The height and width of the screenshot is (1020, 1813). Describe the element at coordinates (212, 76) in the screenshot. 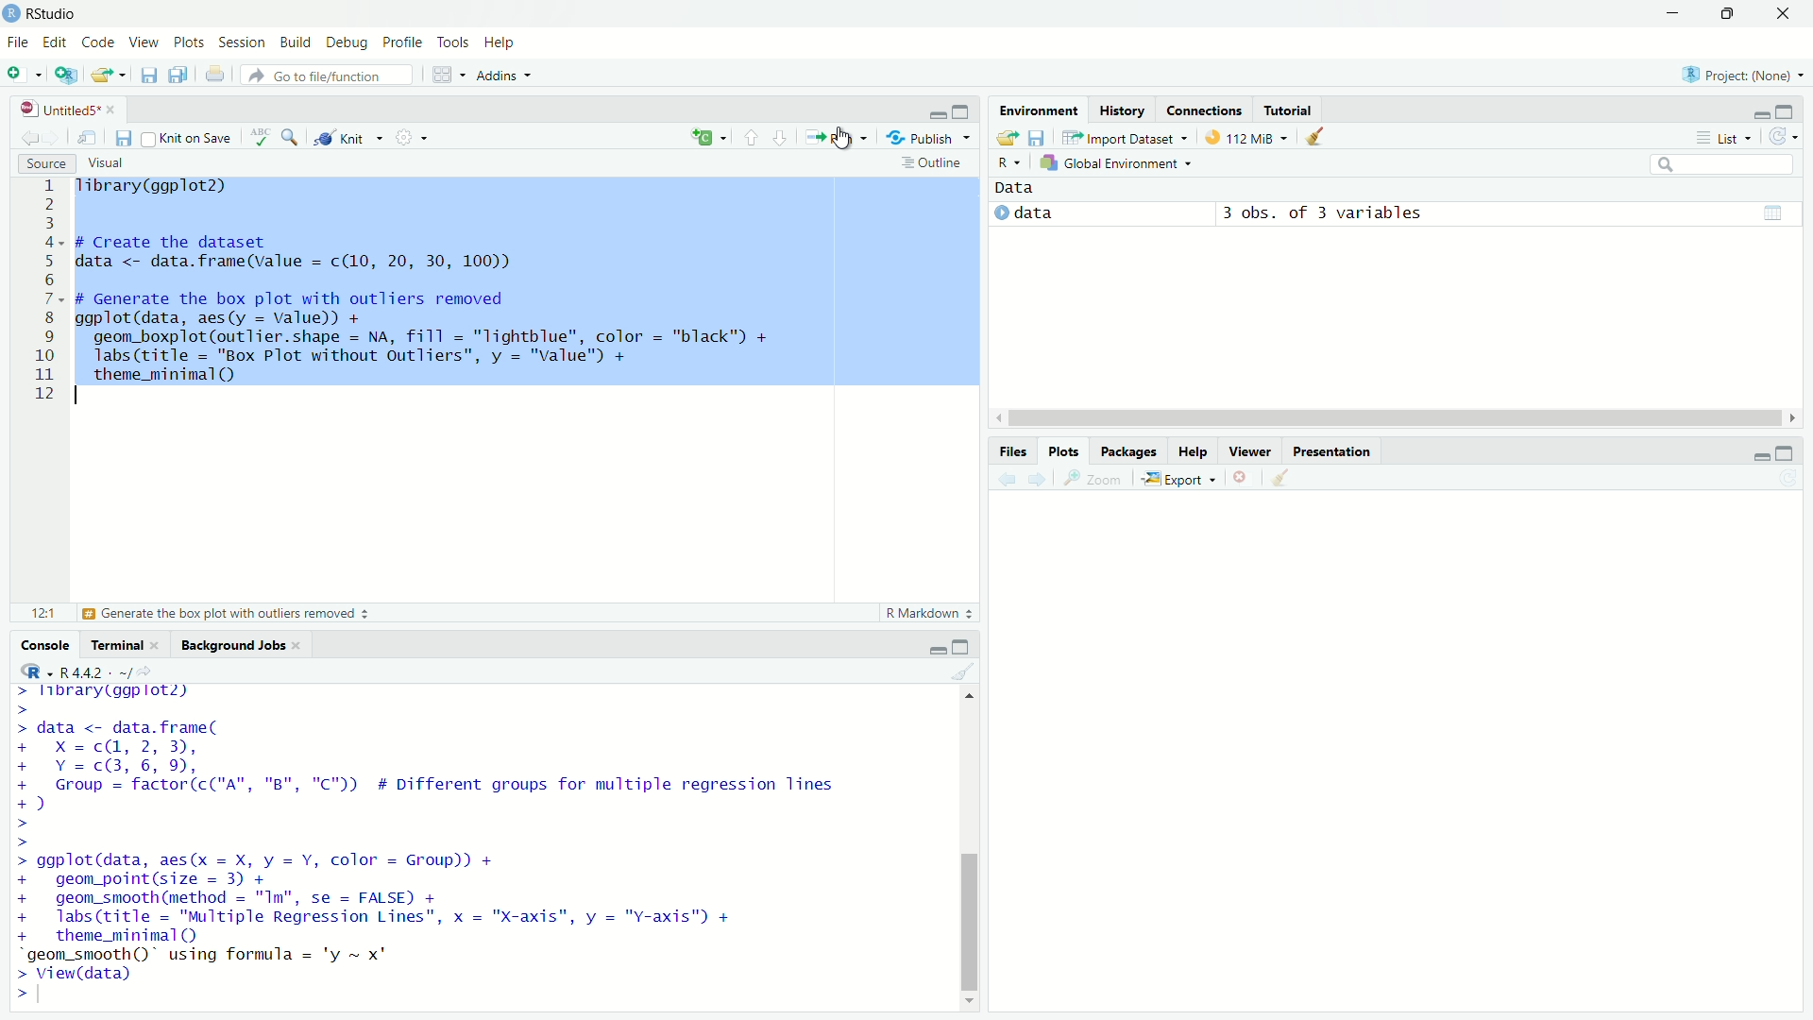

I see `print` at that location.